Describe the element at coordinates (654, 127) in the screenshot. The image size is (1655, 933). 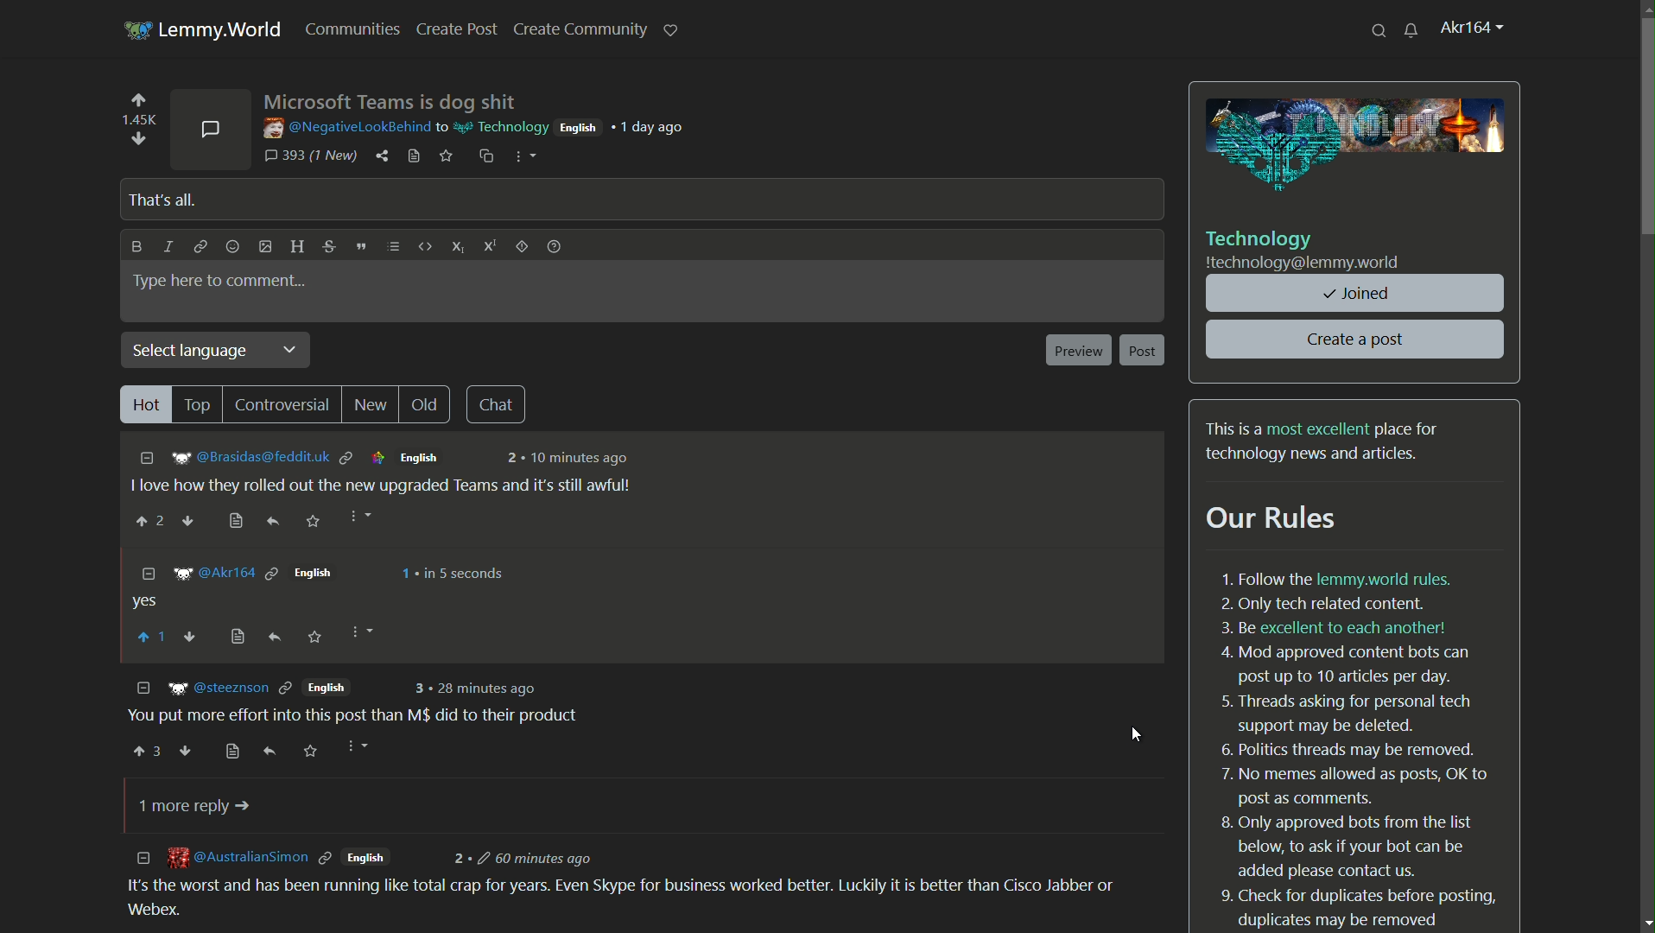
I see `1 day ago` at that location.